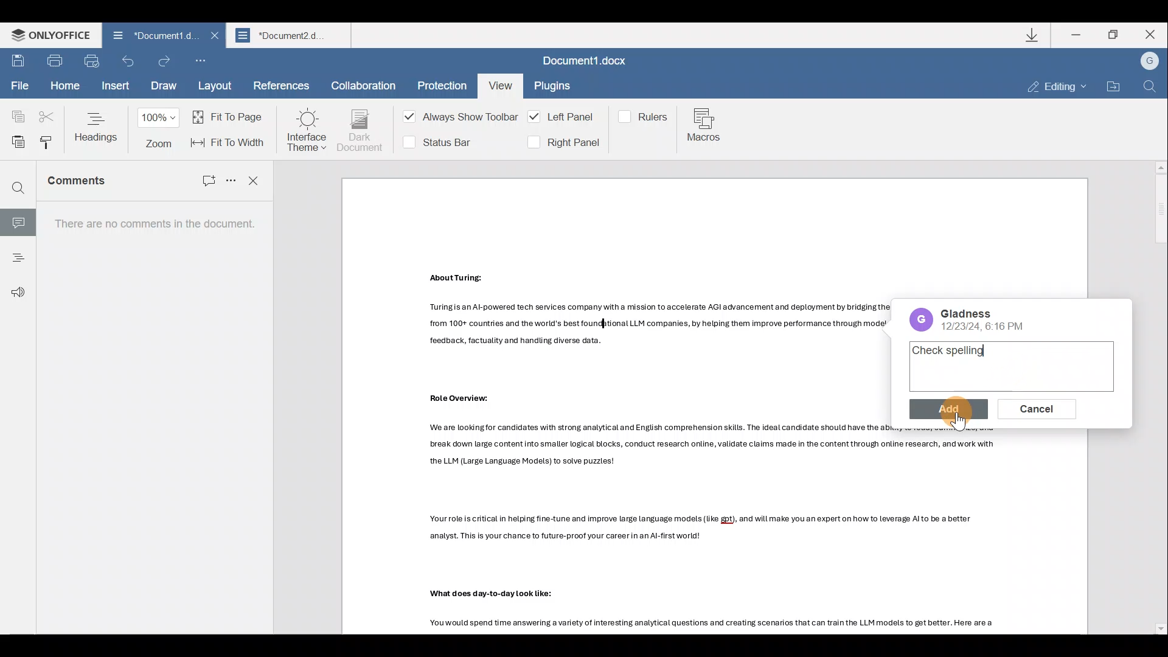 The height and width of the screenshot is (657, 1168). What do you see at coordinates (364, 84) in the screenshot?
I see `Collaboration` at bounding box center [364, 84].